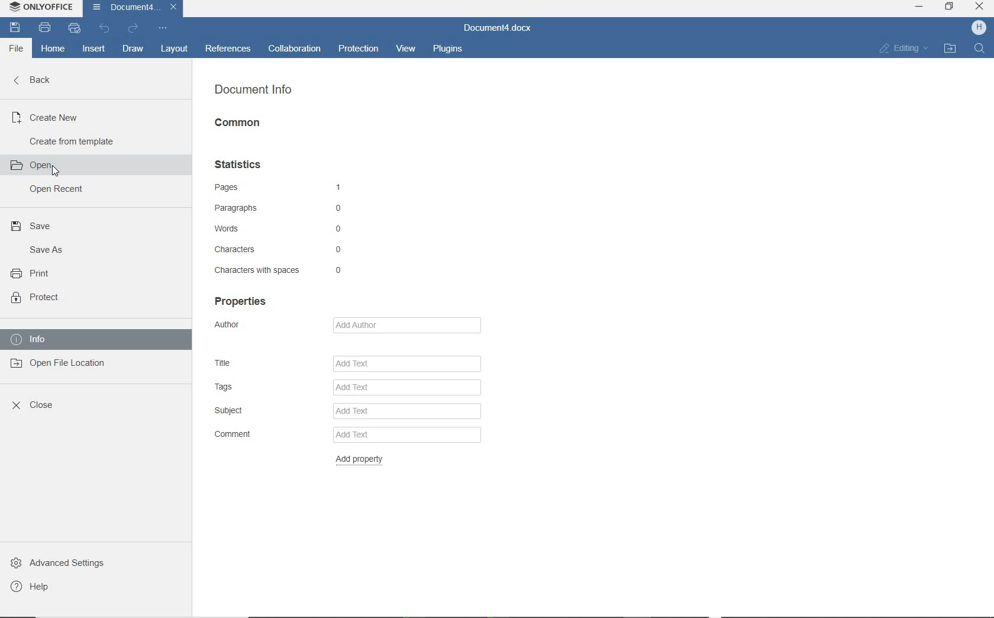 The height and width of the screenshot is (618, 994). I want to click on properties, so click(244, 301).